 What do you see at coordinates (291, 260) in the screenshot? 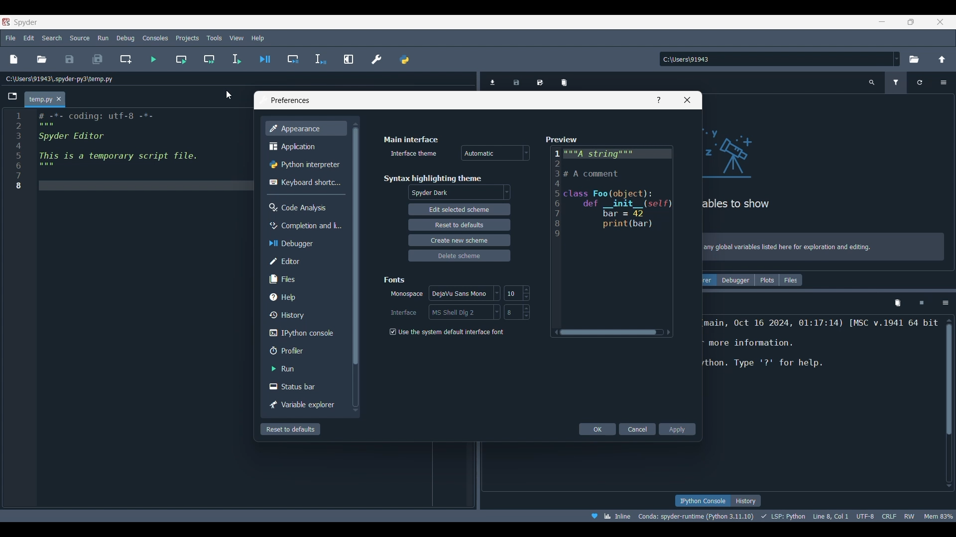
I see `editor` at bounding box center [291, 260].